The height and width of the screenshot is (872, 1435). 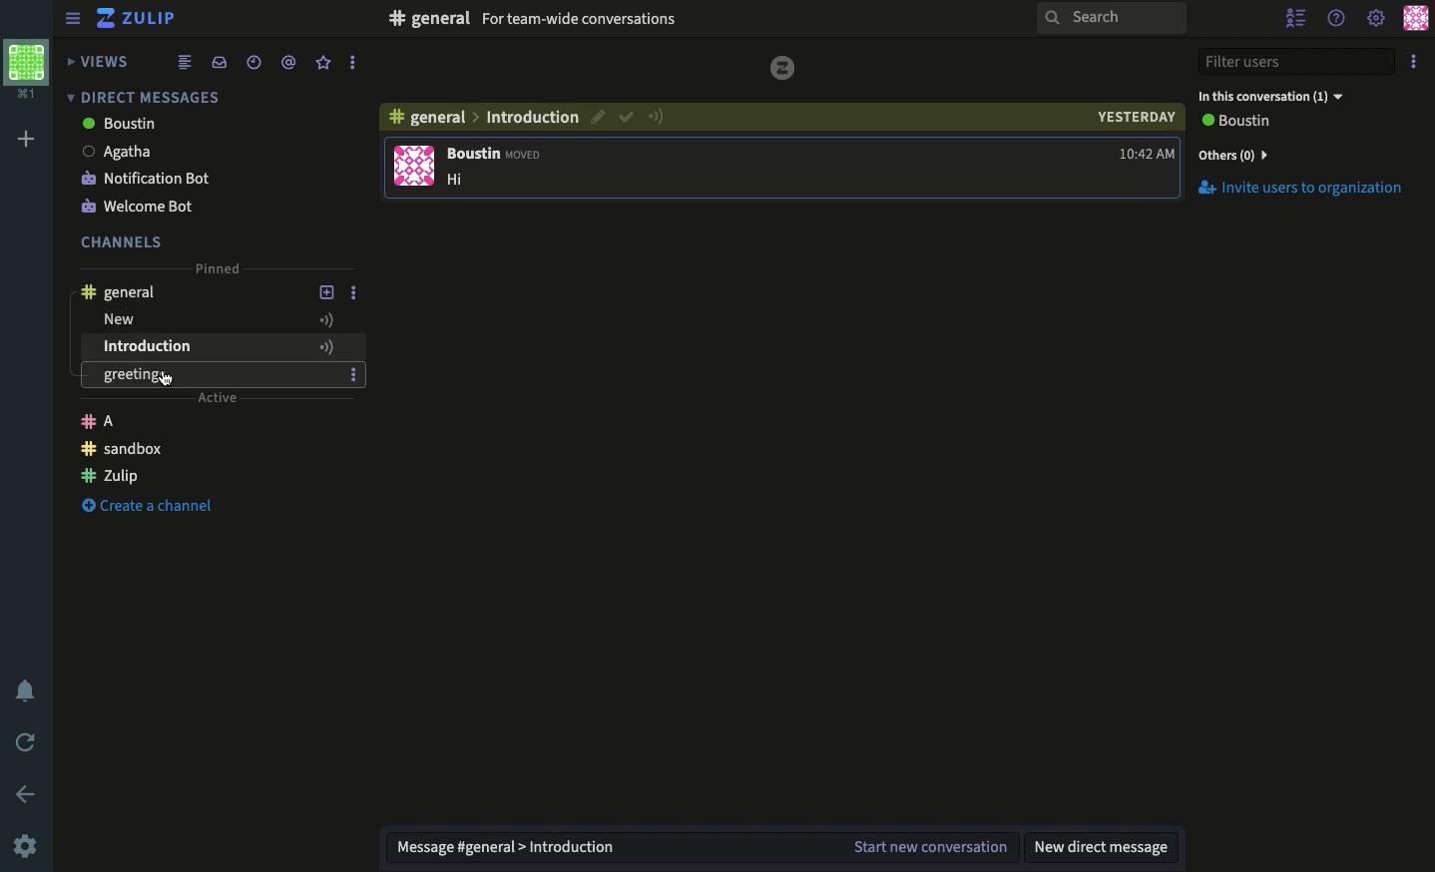 I want to click on Welcome bot, so click(x=189, y=205).